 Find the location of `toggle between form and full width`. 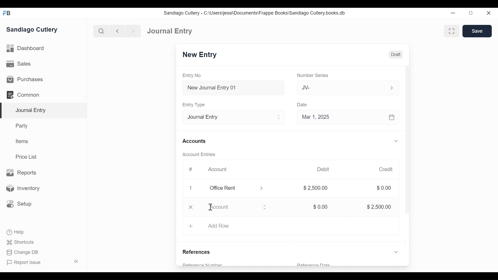

toggle between form and full width is located at coordinates (453, 31).